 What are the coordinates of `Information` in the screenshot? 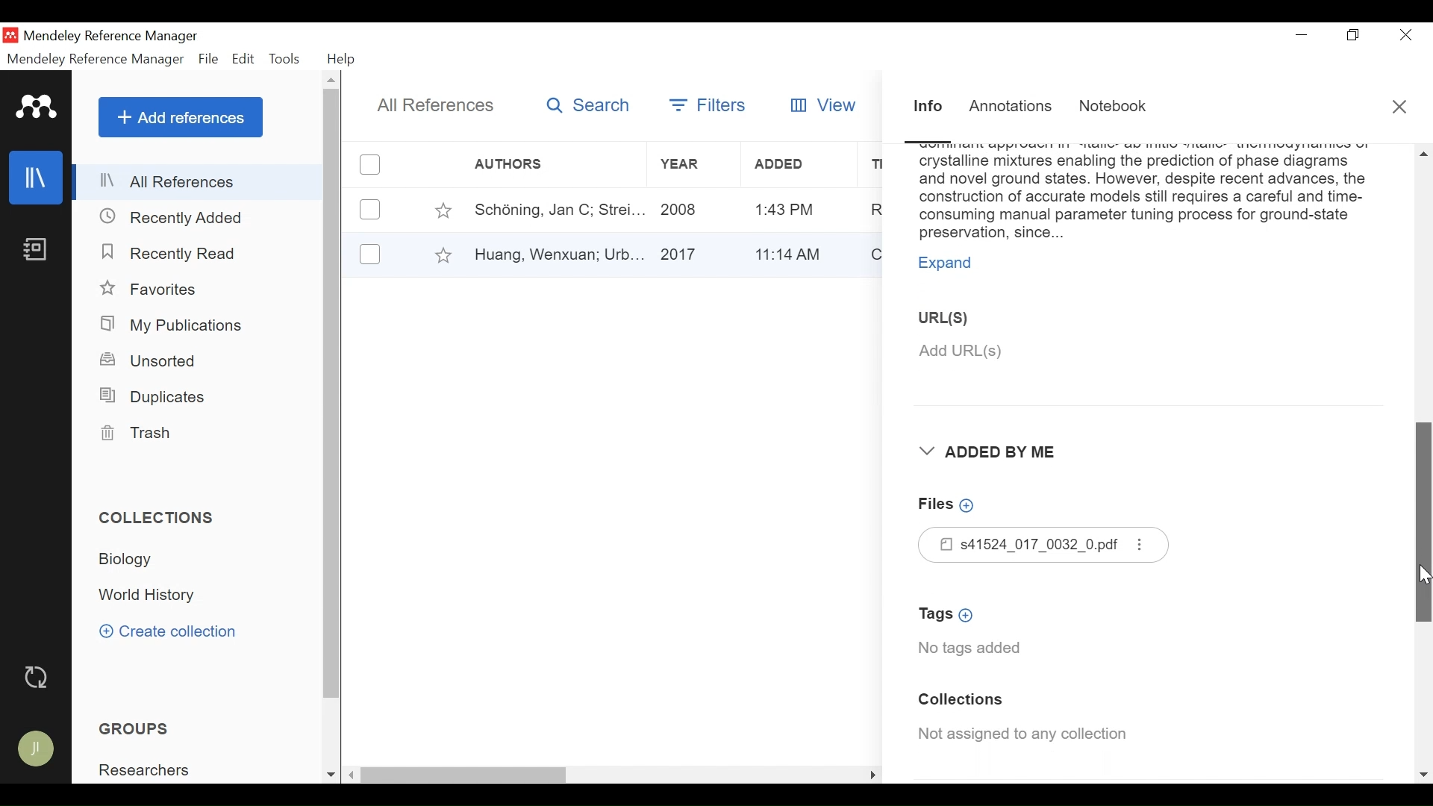 It's located at (929, 107).